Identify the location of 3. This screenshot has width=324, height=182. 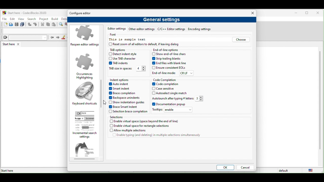
(201, 99).